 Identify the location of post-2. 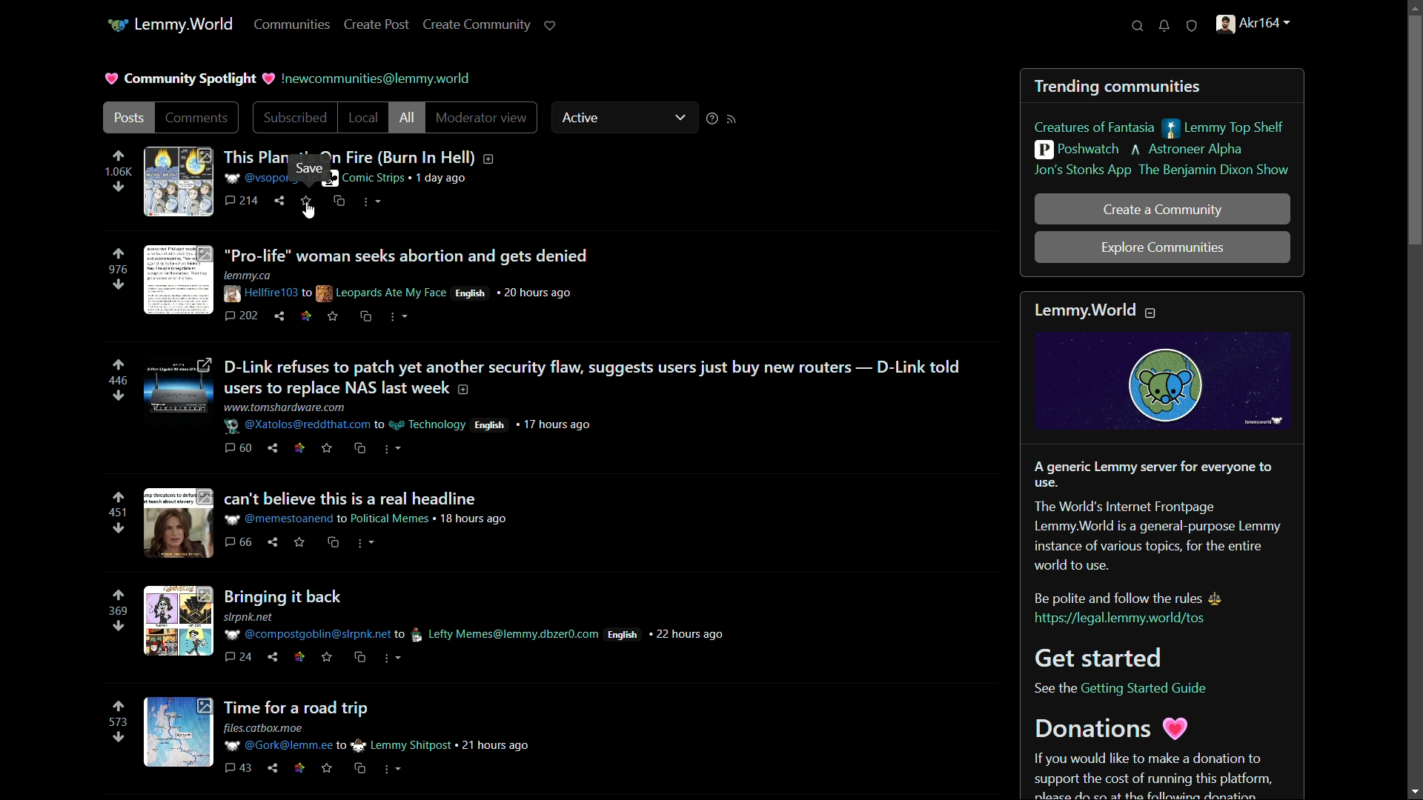
(370, 282).